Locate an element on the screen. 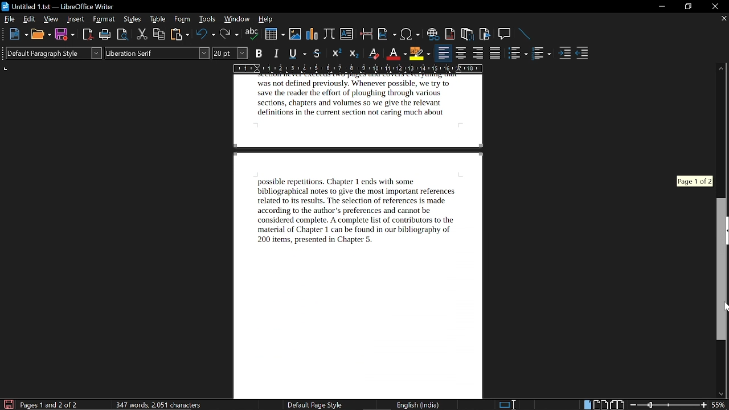  window is located at coordinates (237, 19).